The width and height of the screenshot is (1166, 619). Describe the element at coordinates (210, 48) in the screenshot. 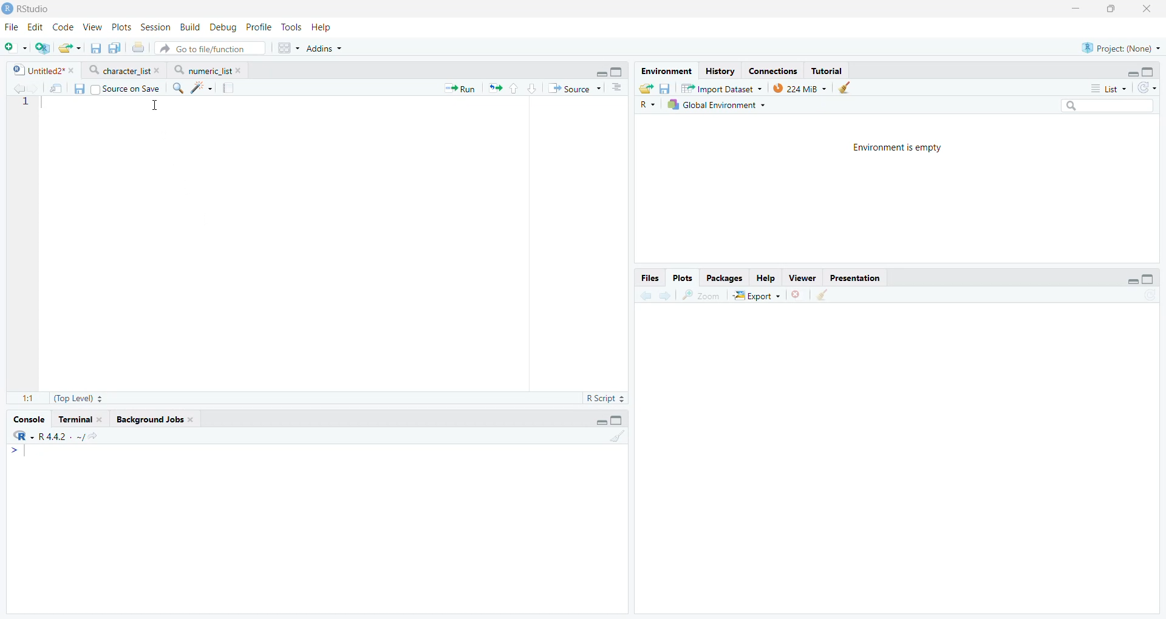

I see `Go to file/function` at that location.